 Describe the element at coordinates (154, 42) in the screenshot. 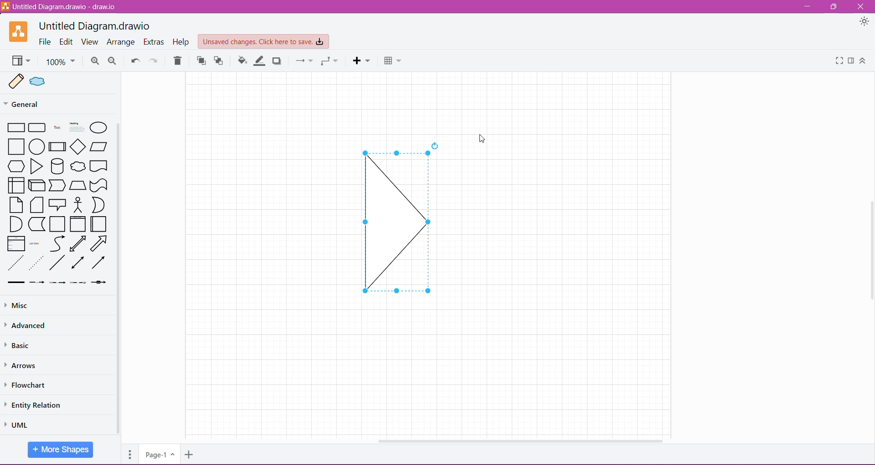

I see `Extras` at that location.